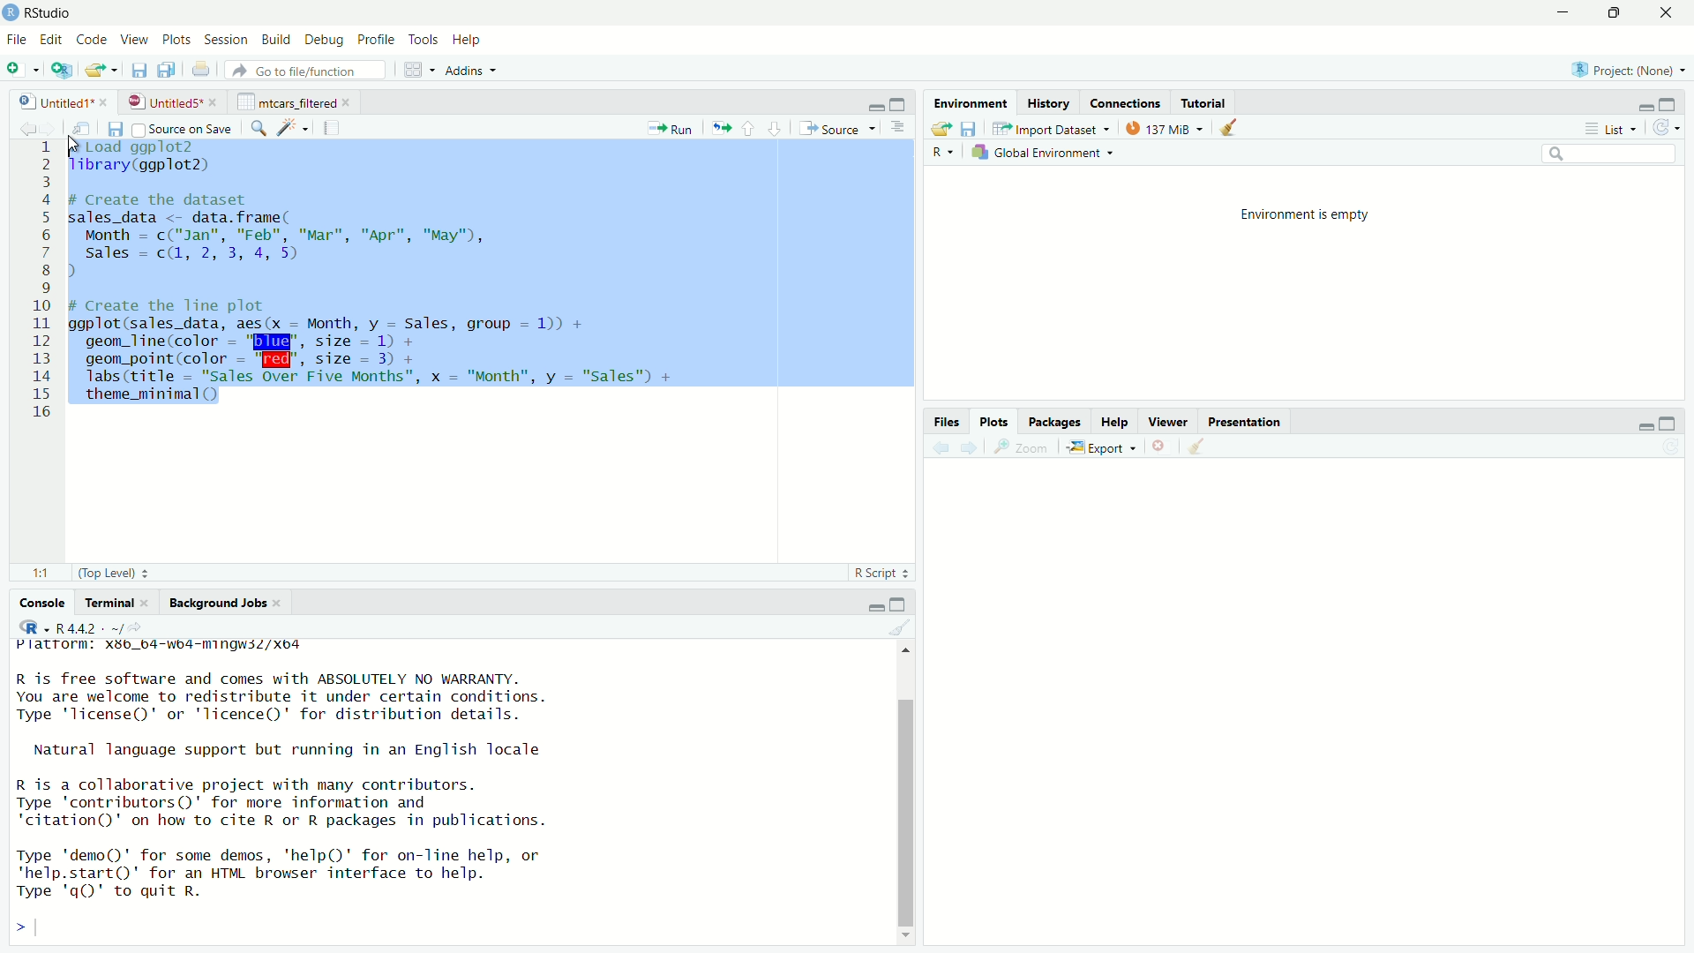  I want to click on list, so click(1616, 127).